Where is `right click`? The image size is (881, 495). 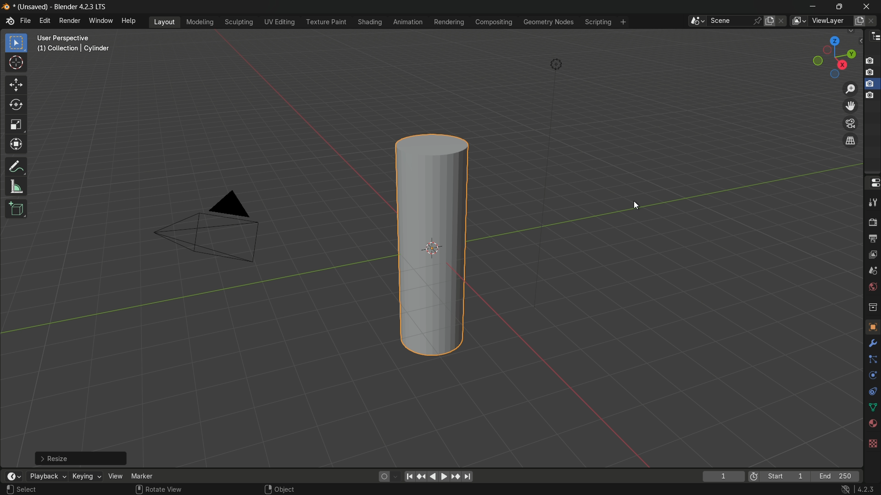 right click is located at coordinates (267, 489).